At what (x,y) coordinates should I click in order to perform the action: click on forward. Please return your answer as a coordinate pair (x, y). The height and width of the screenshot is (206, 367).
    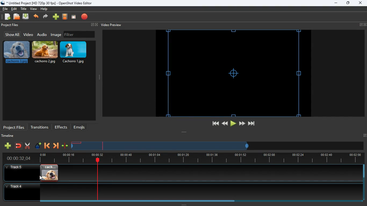
    Looking at the image, I should click on (46, 17).